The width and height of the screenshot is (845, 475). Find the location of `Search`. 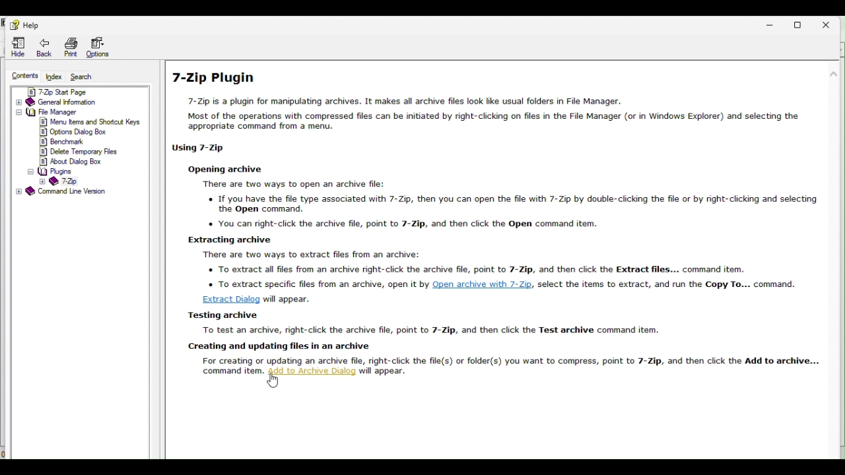

Search is located at coordinates (85, 77).